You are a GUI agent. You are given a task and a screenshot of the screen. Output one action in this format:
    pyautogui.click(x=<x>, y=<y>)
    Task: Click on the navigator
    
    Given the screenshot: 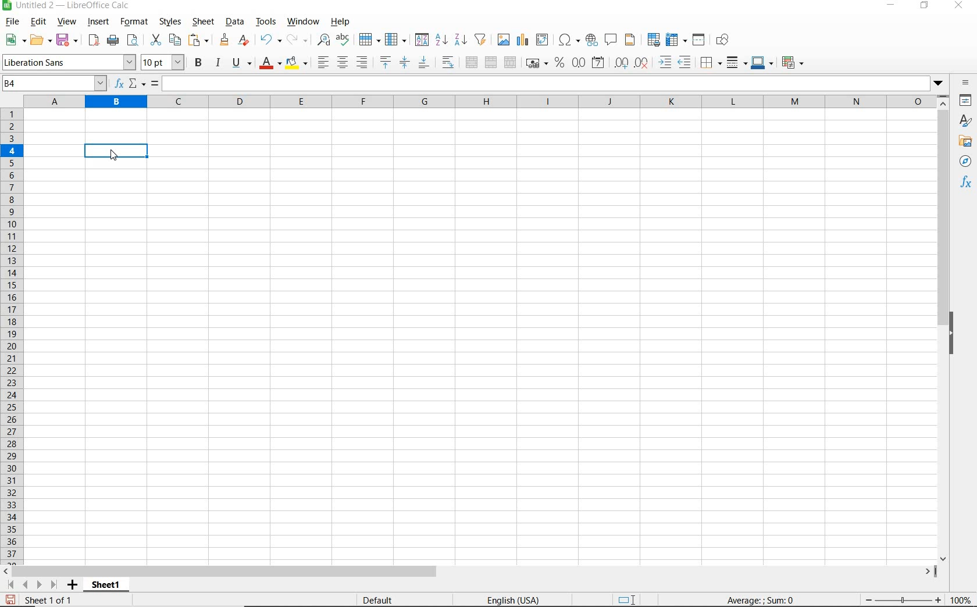 What is the action you would take?
    pyautogui.click(x=965, y=162)
    